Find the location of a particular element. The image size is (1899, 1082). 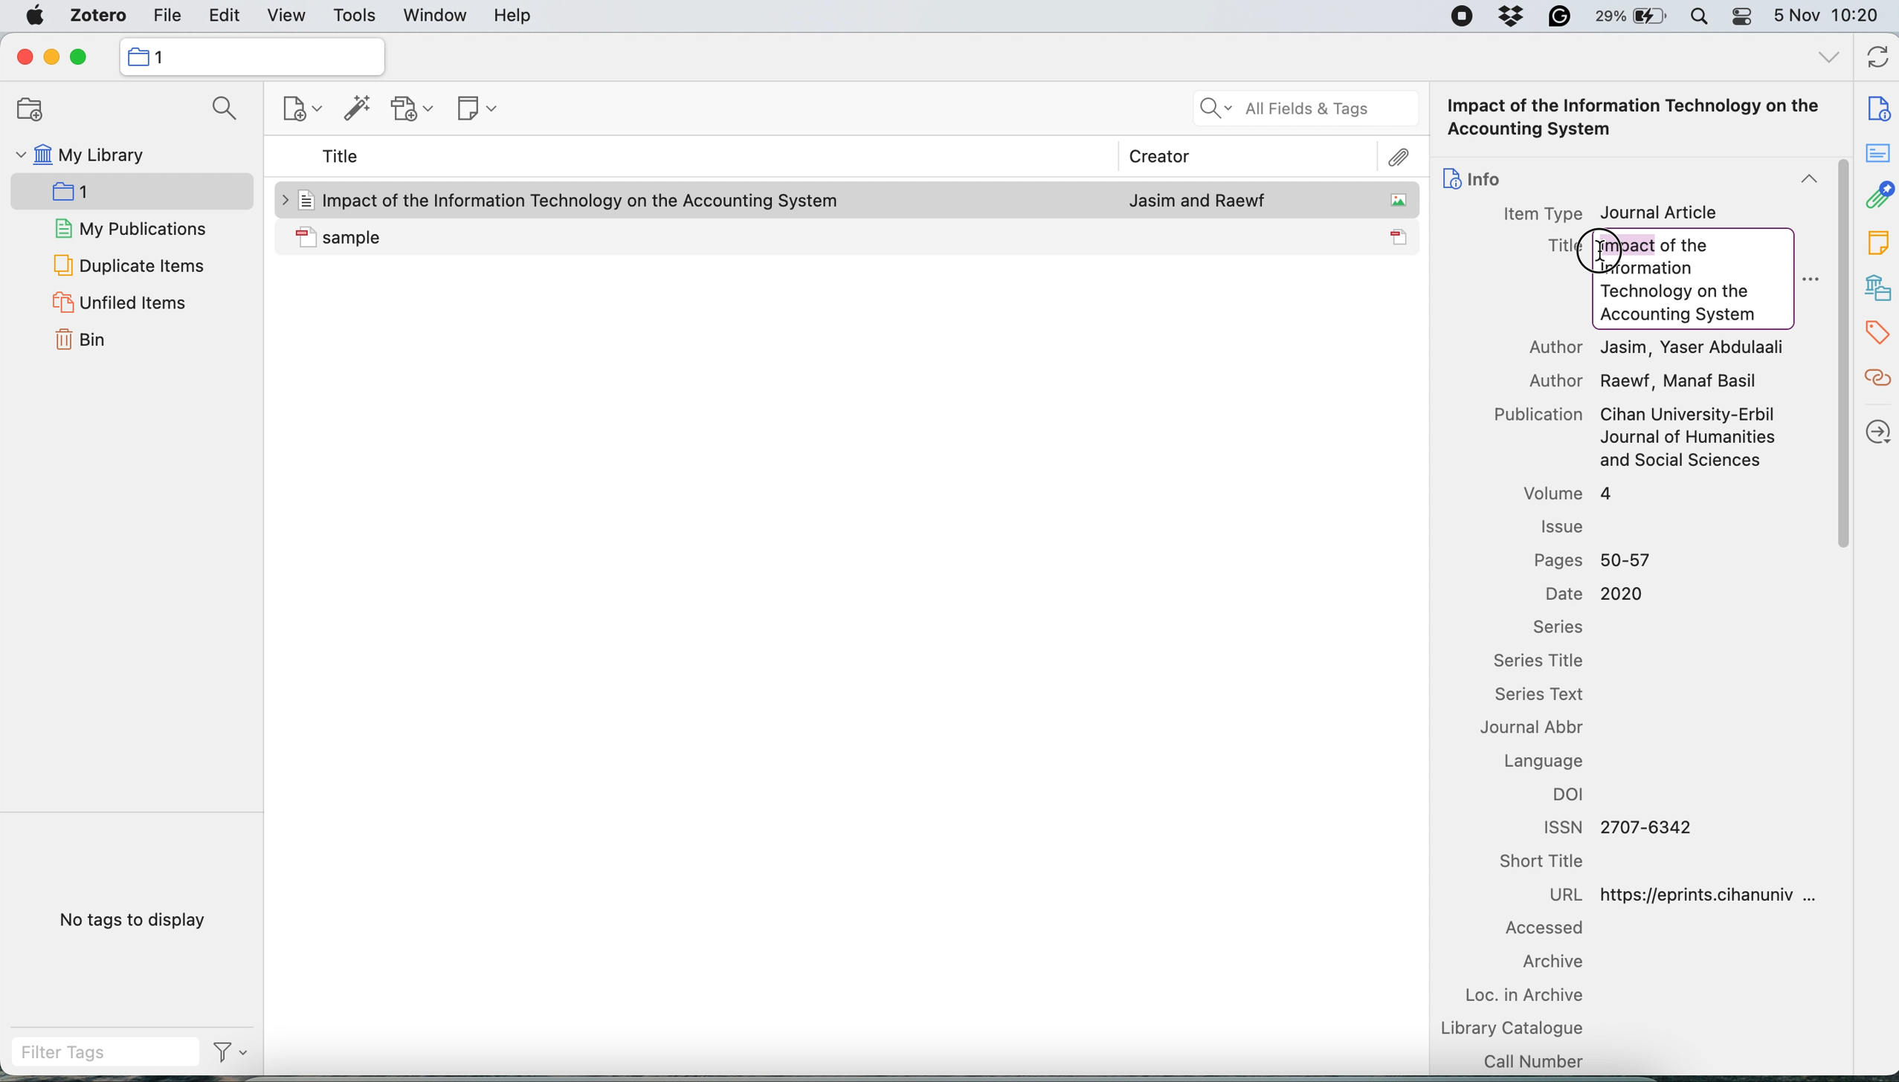

library catalogue is located at coordinates (1530, 1028).